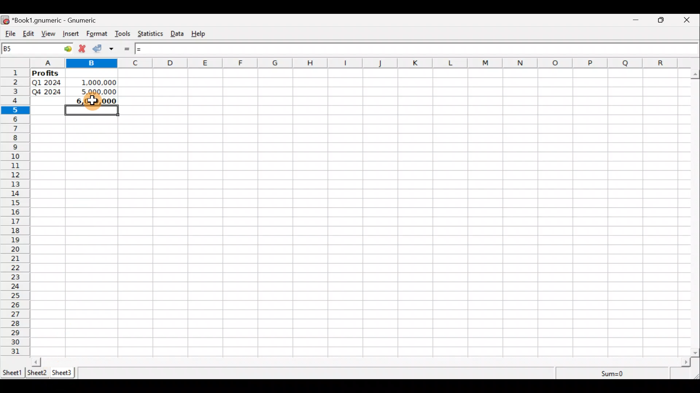 The image size is (700, 393). What do you see at coordinates (72, 35) in the screenshot?
I see `Insert` at bounding box center [72, 35].